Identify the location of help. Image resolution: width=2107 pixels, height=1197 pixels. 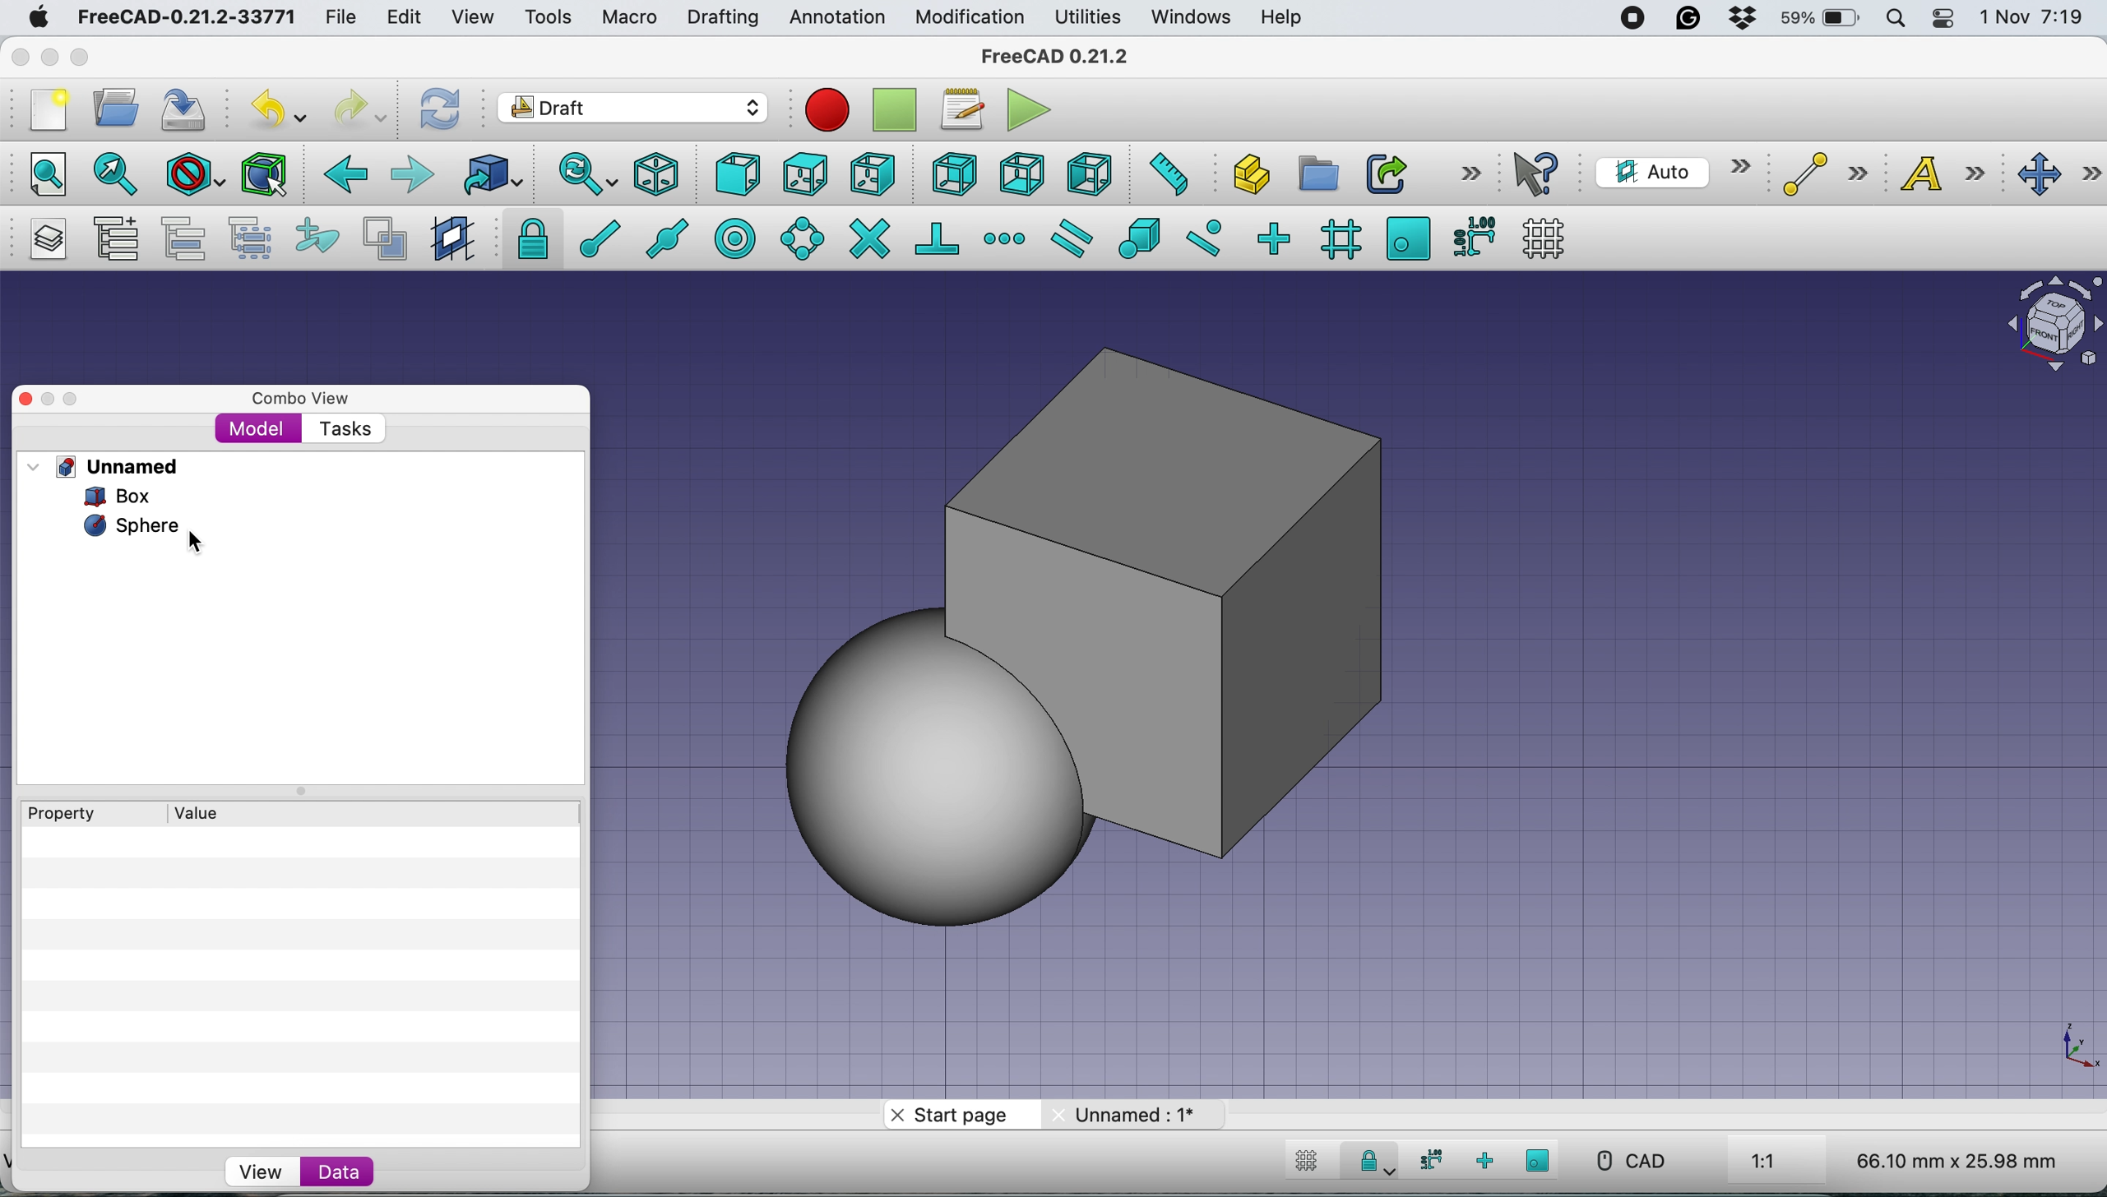
(1283, 19).